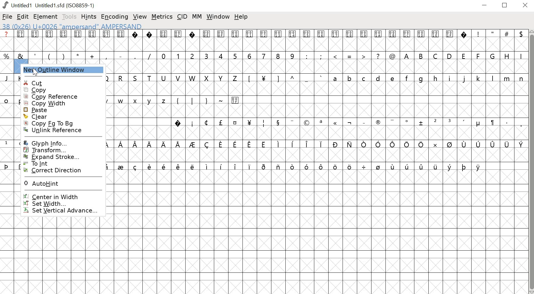 This screenshot has width=534, height=294. Describe the element at coordinates (521, 78) in the screenshot. I see `n` at that location.